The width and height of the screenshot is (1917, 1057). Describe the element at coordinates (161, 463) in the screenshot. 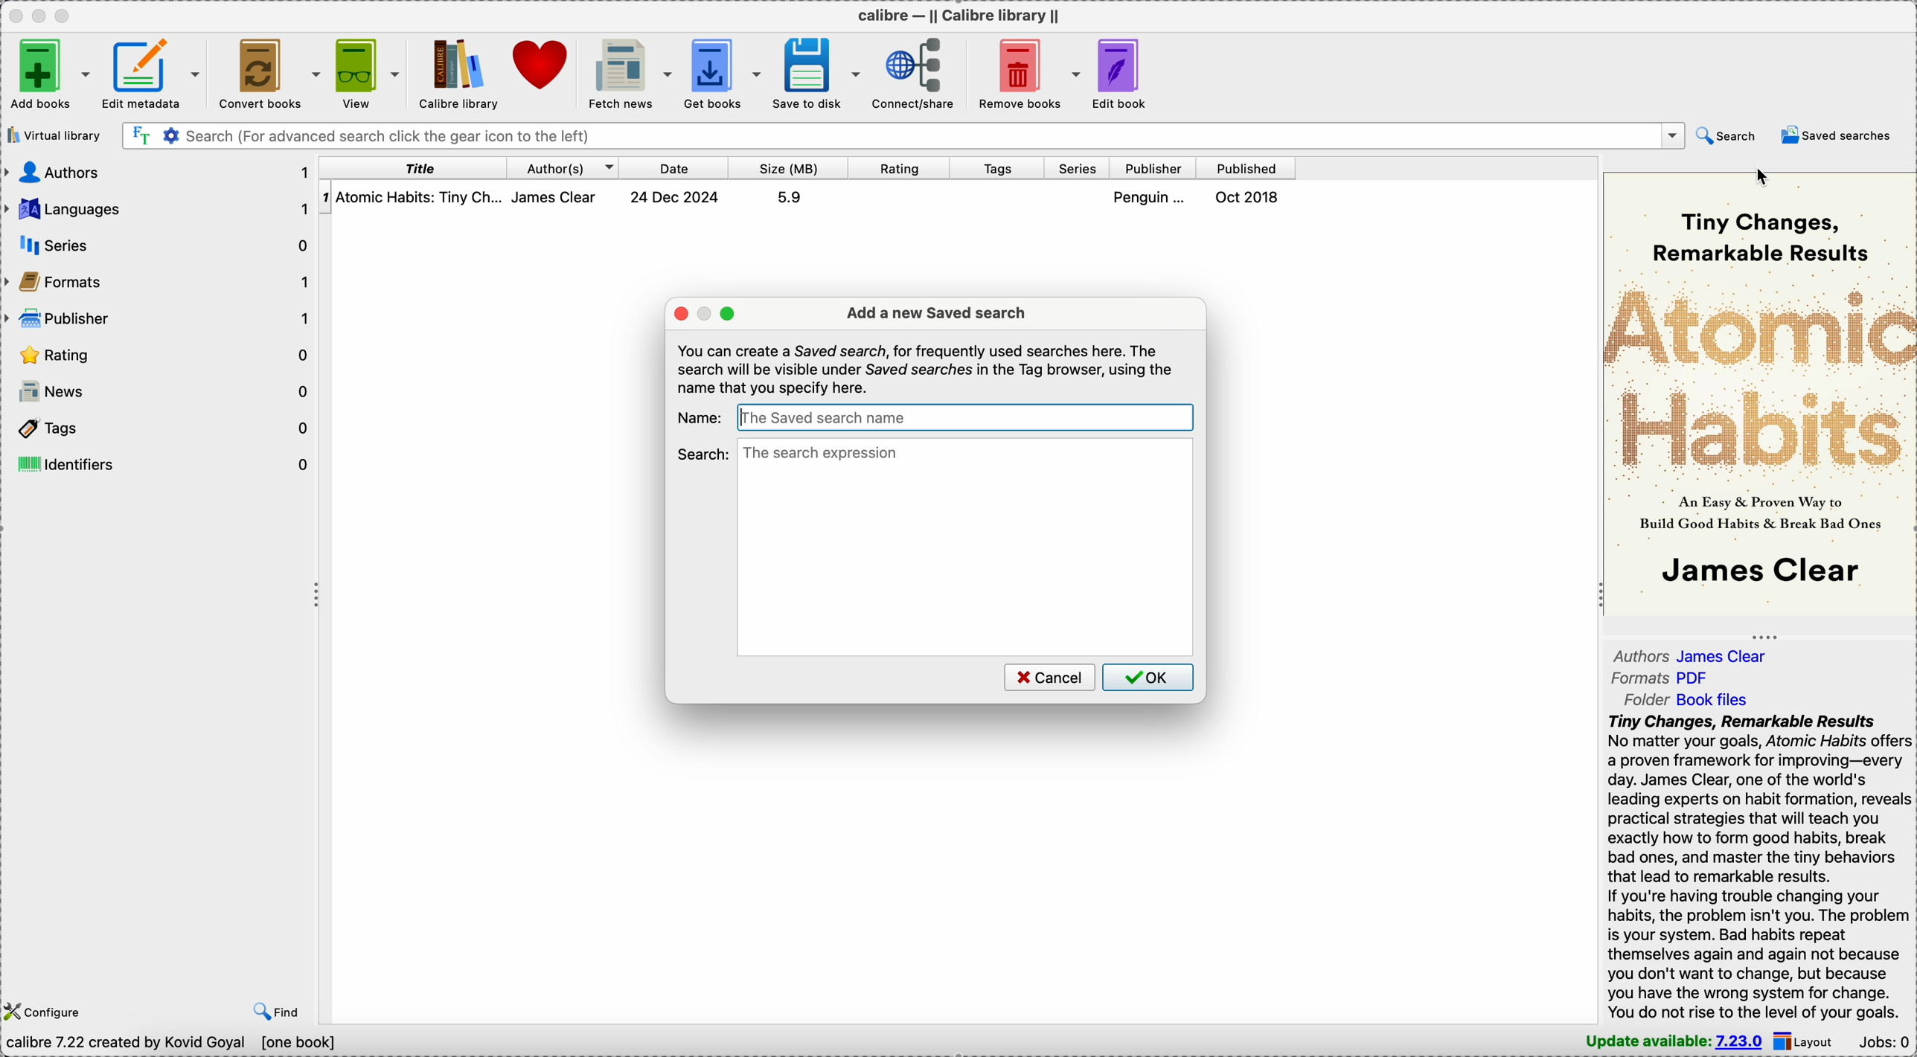

I see `identifiers` at that location.